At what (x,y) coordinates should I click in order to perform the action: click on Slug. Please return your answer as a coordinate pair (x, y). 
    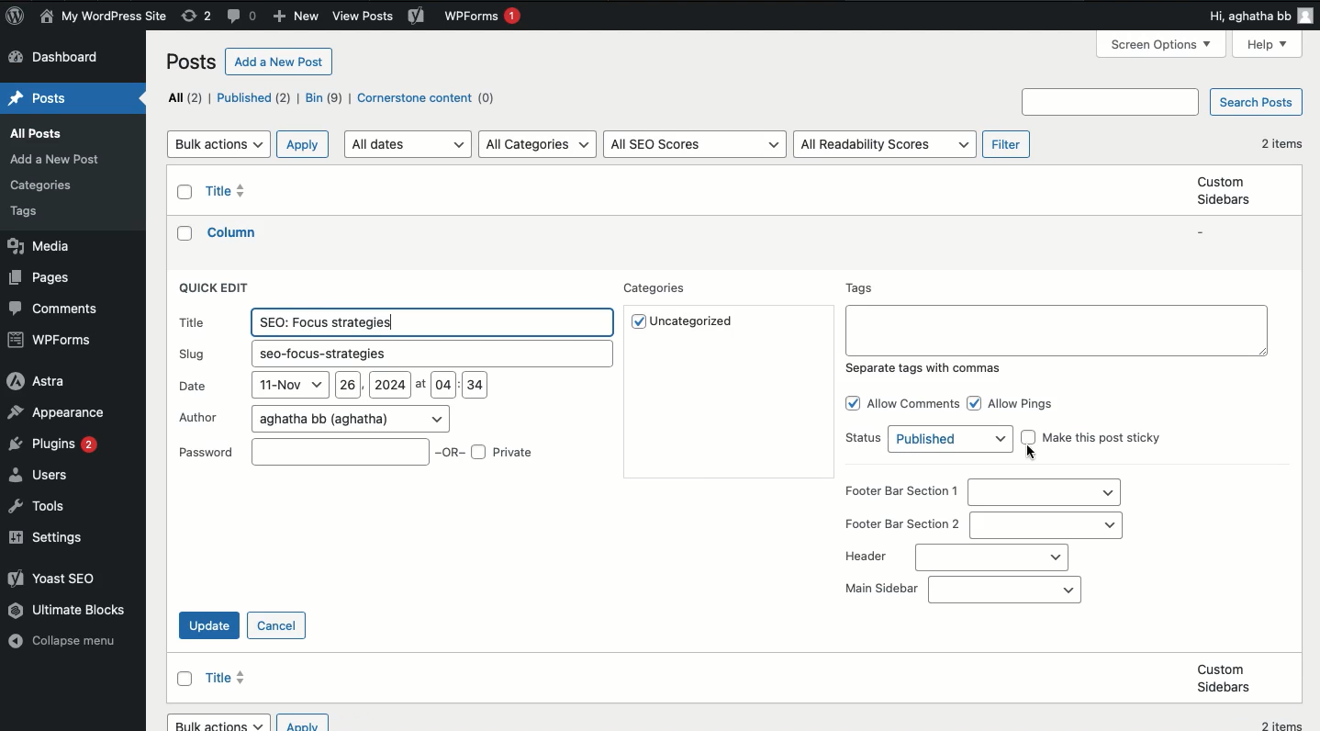
    Looking at the image, I should click on (194, 354).